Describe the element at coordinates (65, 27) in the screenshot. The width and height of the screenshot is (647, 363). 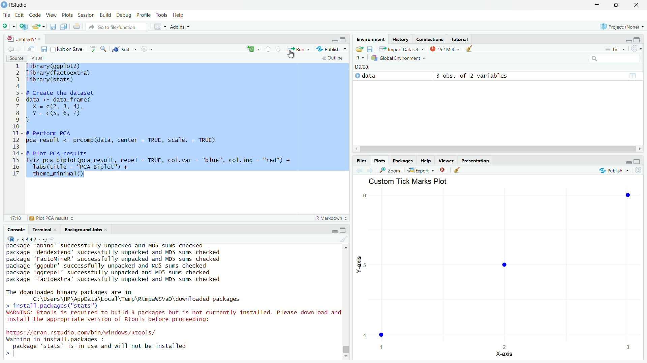
I see `save all open documents` at that location.